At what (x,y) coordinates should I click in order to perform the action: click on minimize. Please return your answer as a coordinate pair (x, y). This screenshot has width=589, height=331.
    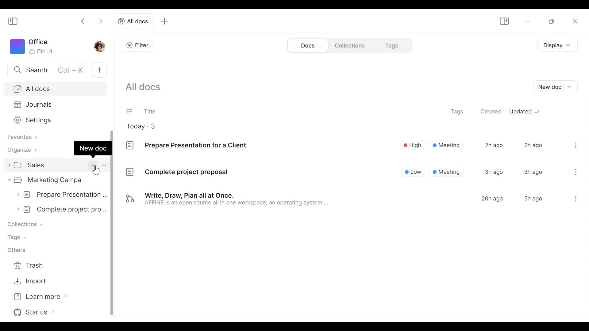
    Looking at the image, I should click on (527, 21).